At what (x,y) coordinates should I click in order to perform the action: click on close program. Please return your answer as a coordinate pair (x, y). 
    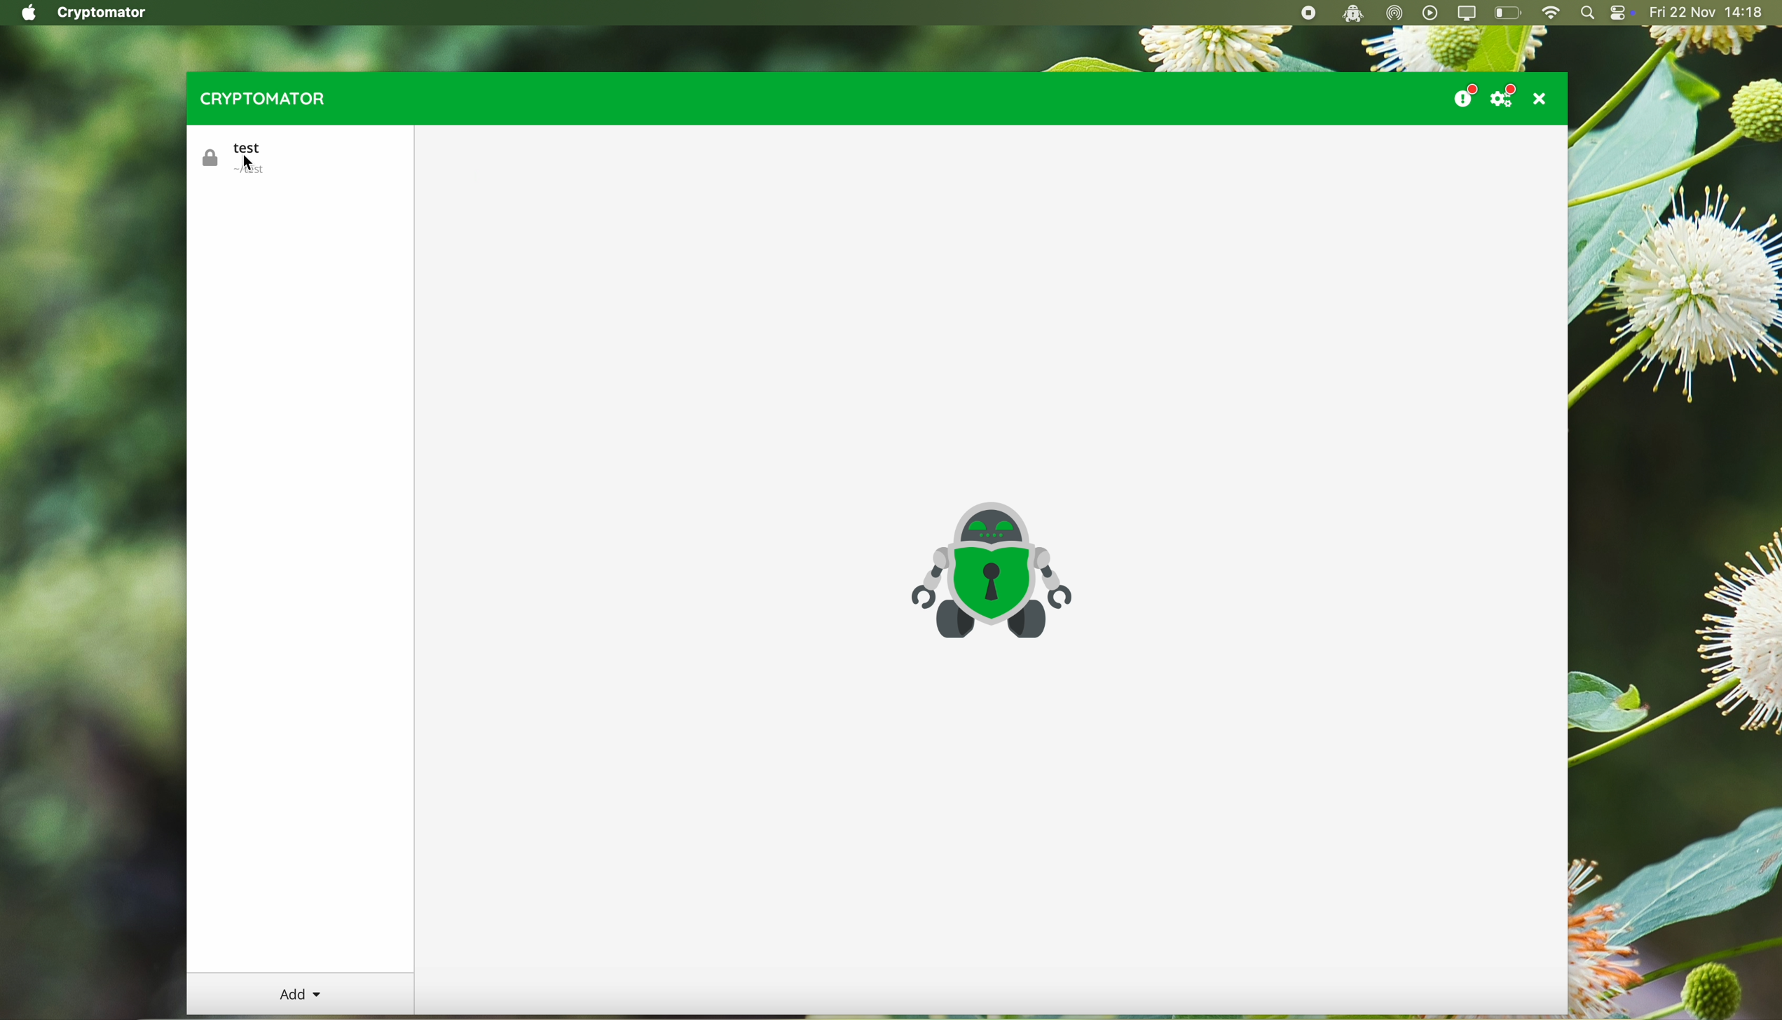
    Looking at the image, I should click on (1544, 98).